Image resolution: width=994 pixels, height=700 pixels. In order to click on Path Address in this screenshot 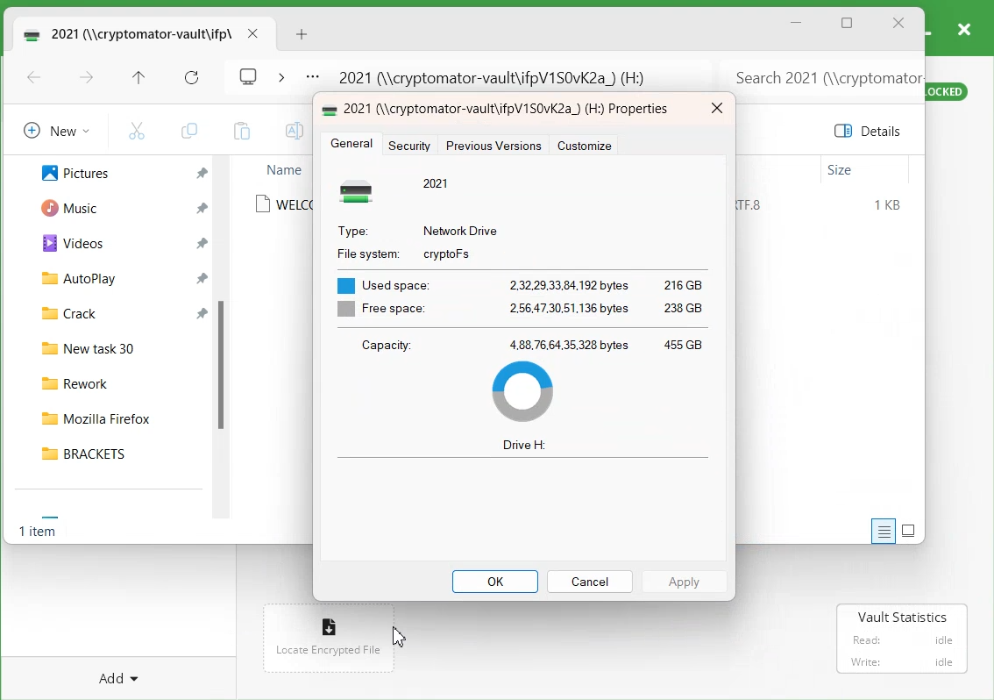, I will do `click(498, 74)`.